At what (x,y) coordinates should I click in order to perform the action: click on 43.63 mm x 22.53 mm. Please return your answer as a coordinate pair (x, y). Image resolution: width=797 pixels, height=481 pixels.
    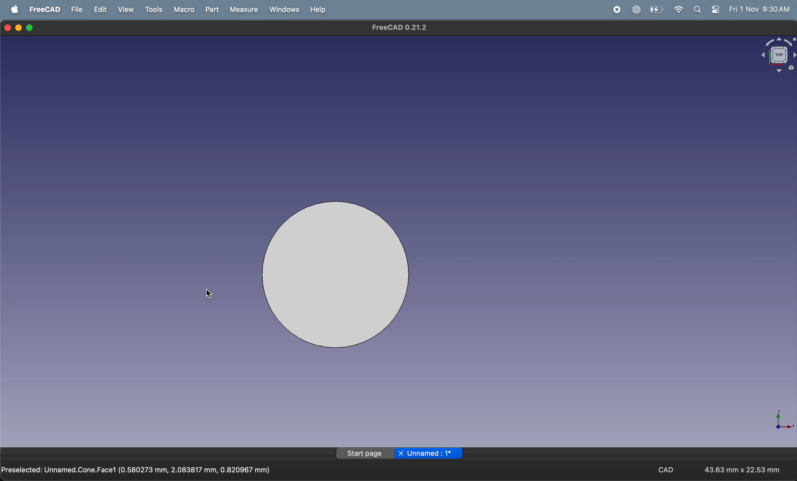
    Looking at the image, I should click on (742, 469).